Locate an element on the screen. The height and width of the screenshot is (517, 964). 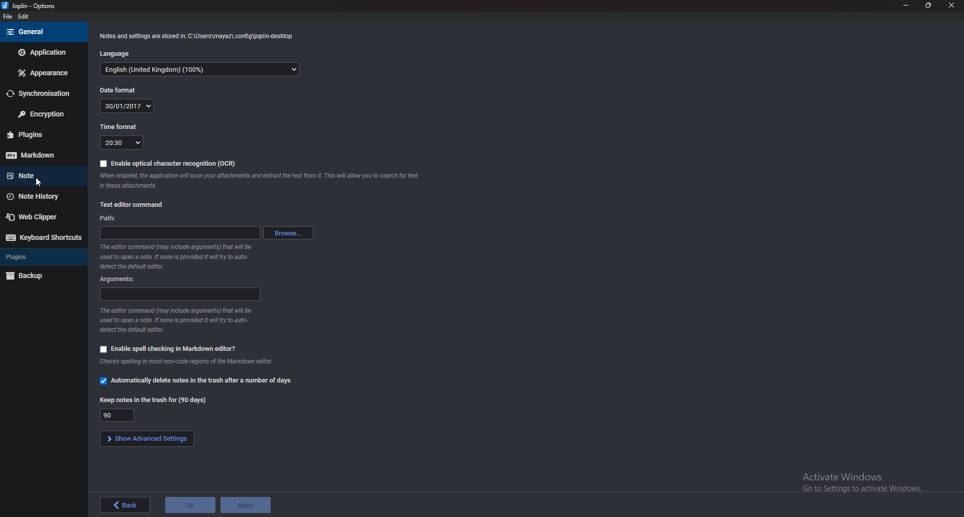
Info is located at coordinates (187, 362).